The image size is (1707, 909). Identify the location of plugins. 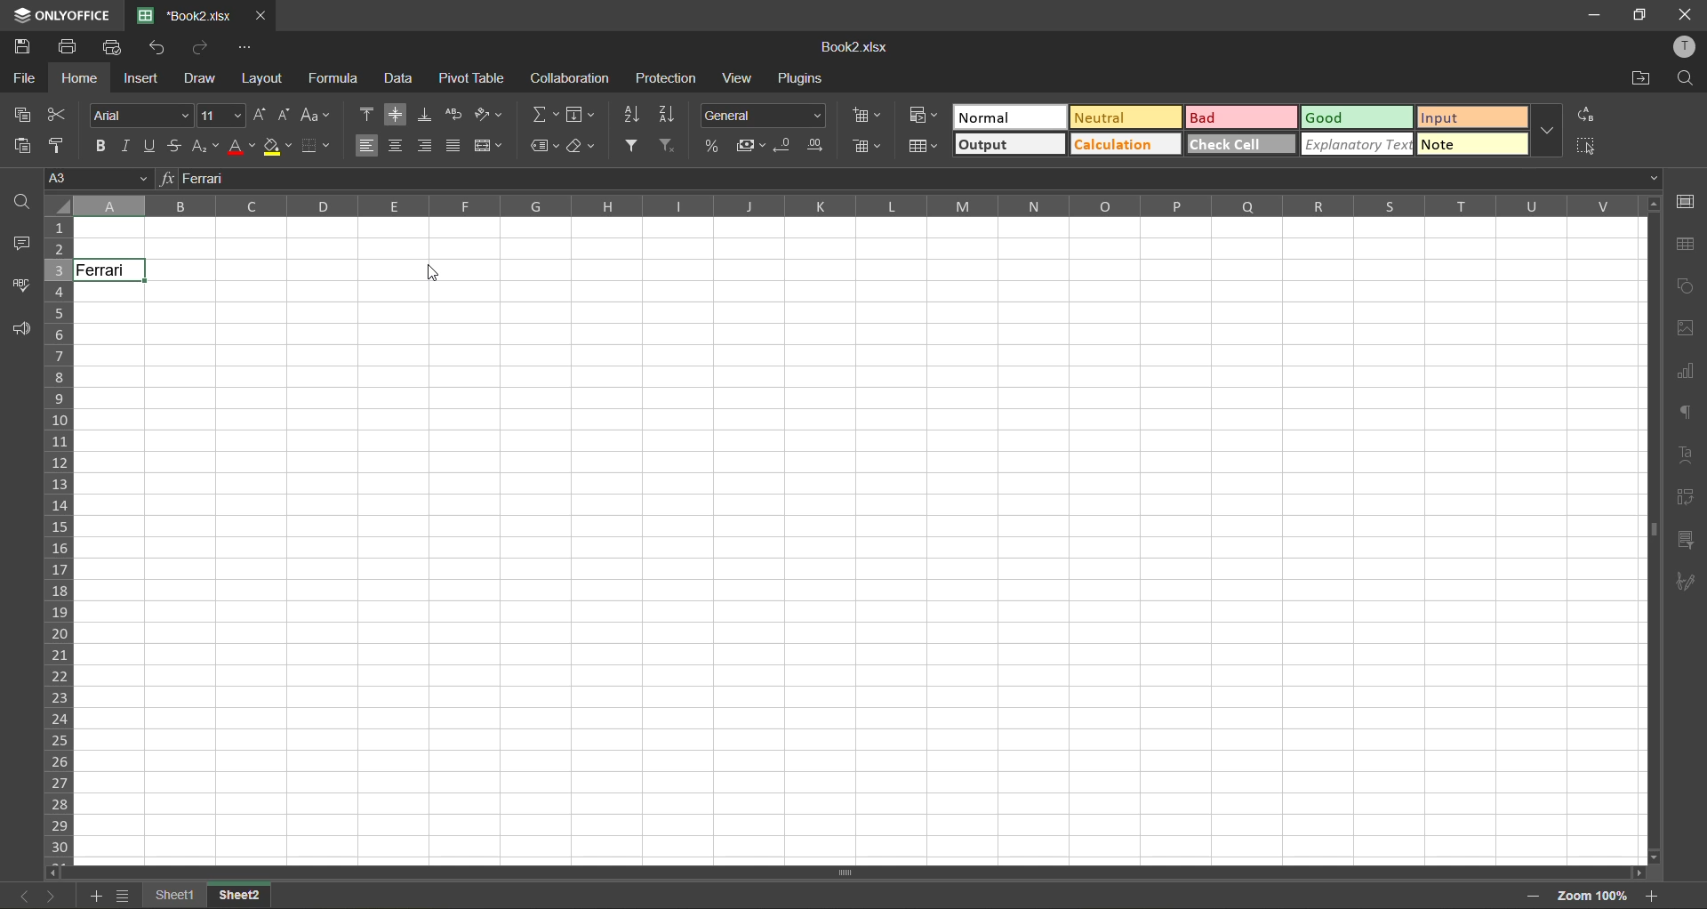
(797, 81).